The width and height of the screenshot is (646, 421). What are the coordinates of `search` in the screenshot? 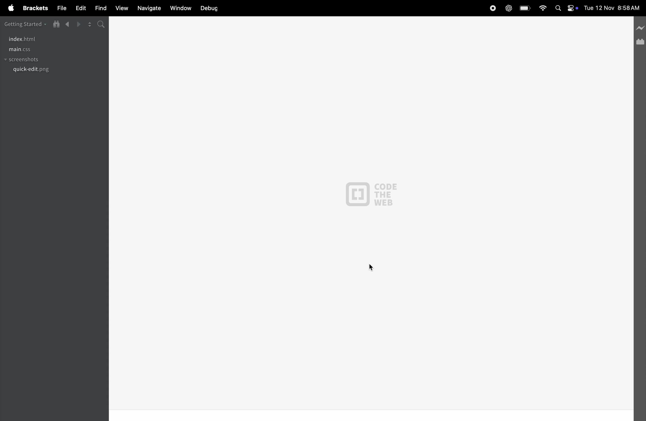 It's located at (102, 25).